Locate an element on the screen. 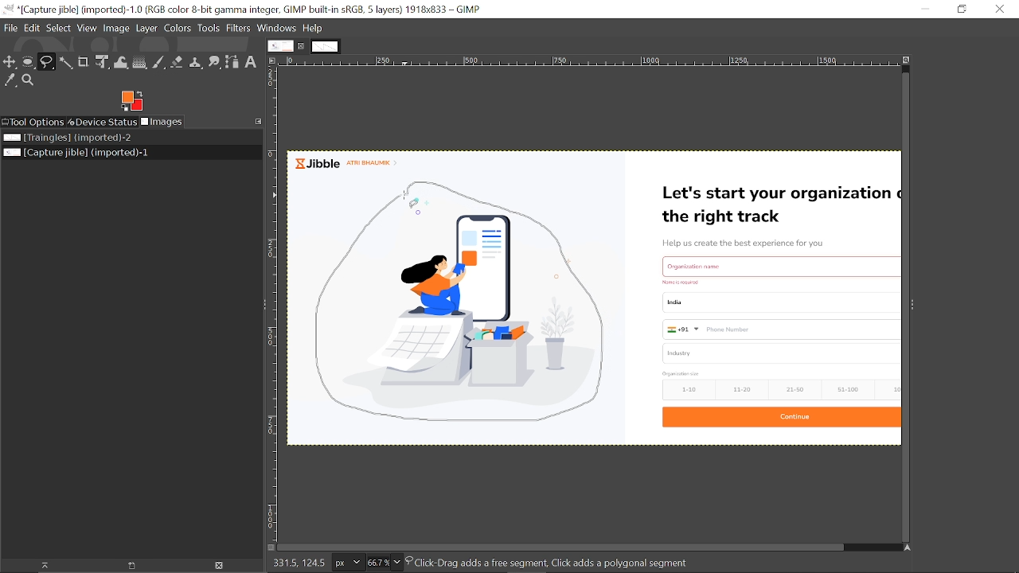  Smudge tool is located at coordinates (214, 63).